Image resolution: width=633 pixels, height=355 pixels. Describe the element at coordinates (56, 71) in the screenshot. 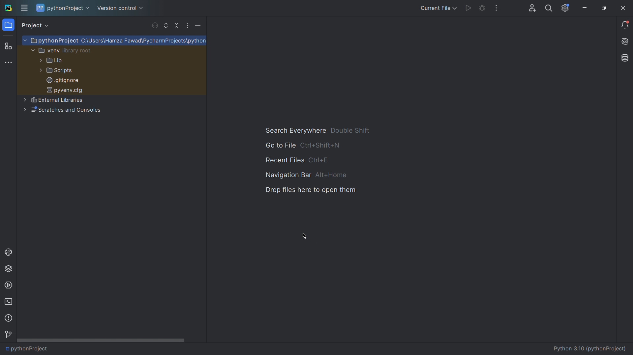

I see `Scripts` at that location.